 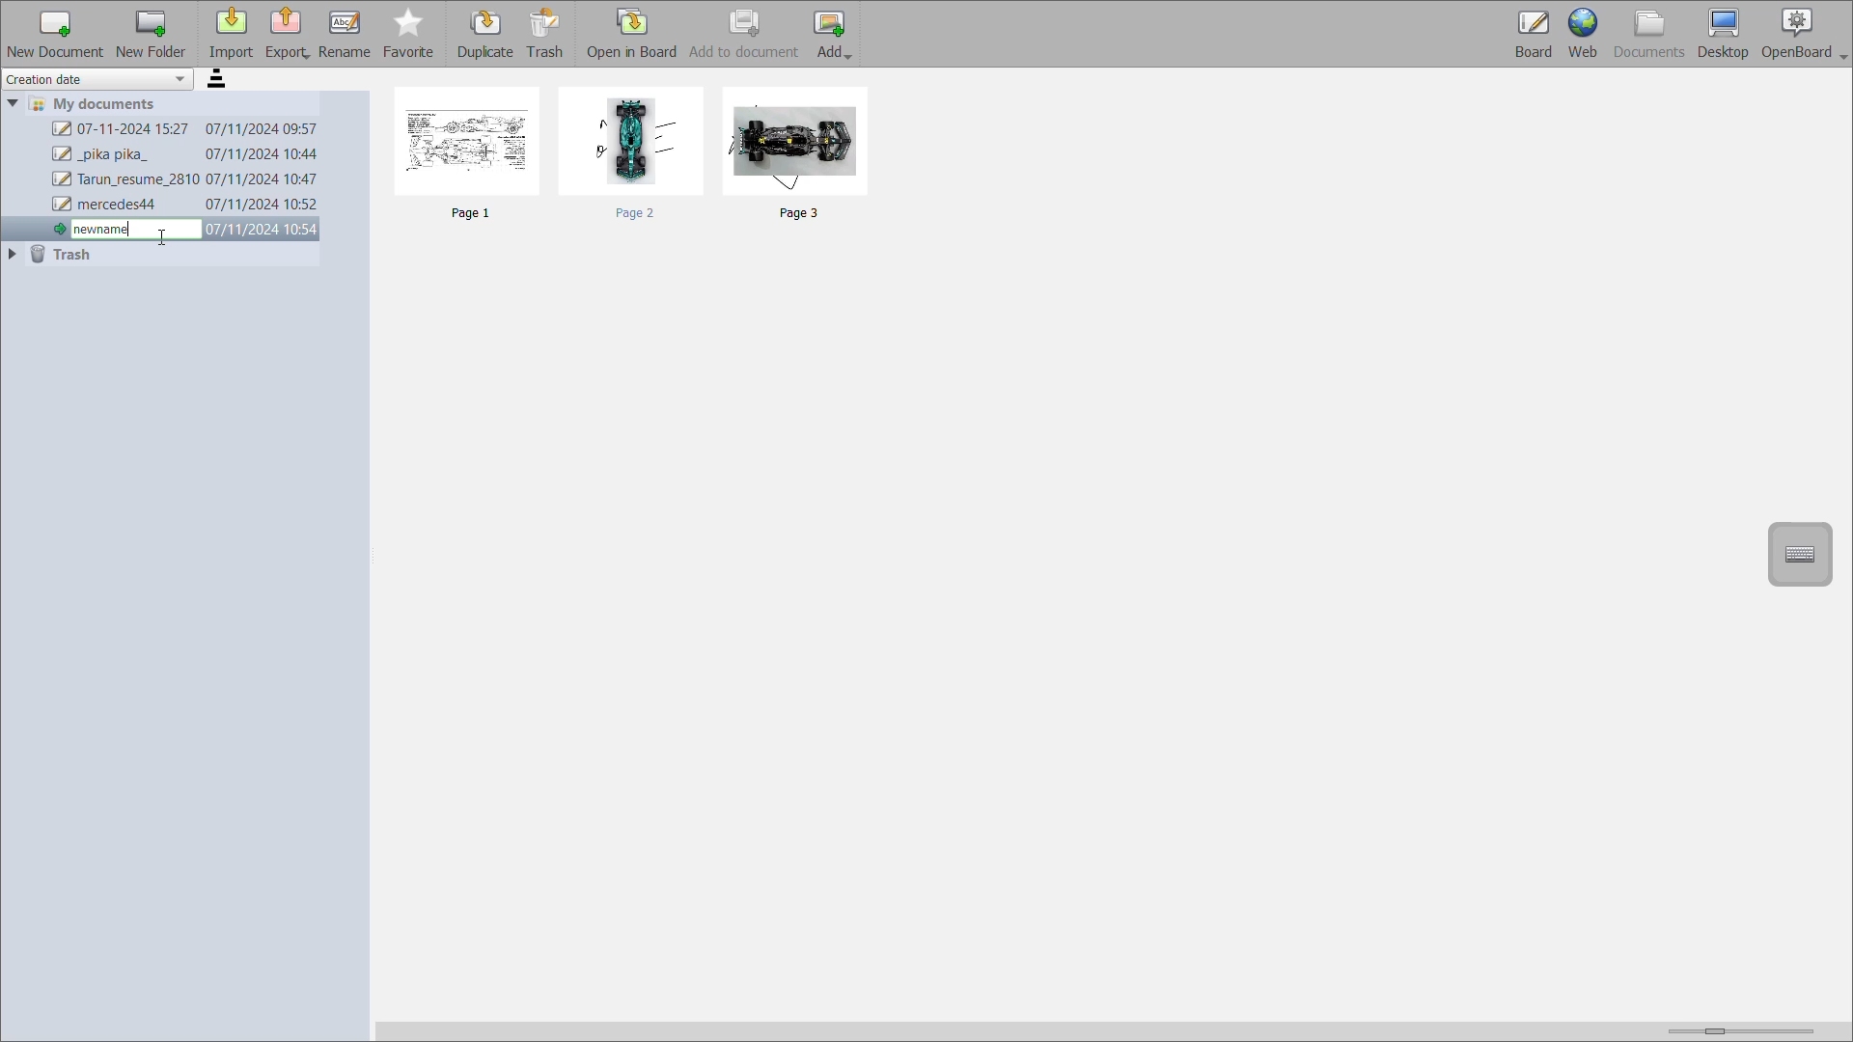 I want to click on board, so click(x=1530, y=34).